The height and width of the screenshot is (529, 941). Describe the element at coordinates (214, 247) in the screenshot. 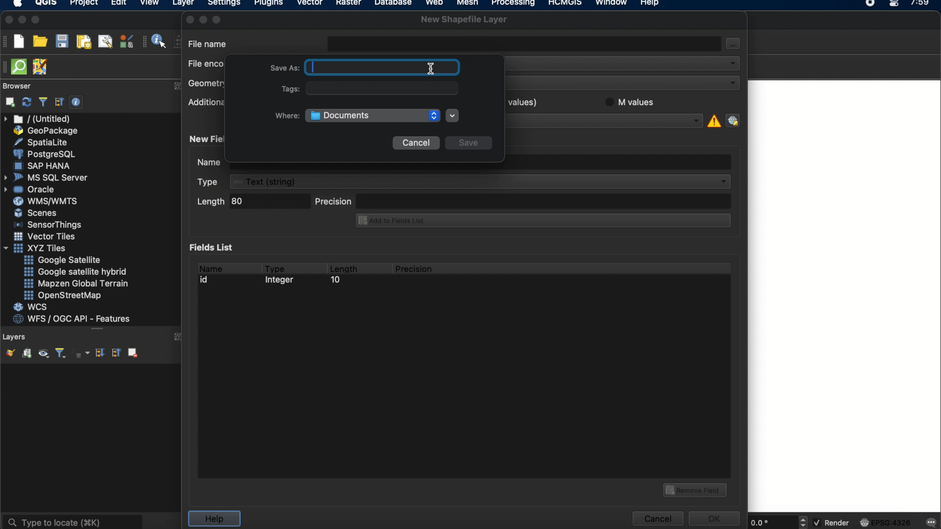

I see `fields list` at that location.